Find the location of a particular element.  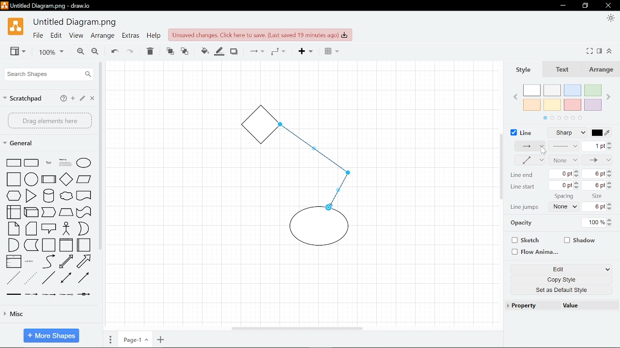

shape is located at coordinates (48, 295).